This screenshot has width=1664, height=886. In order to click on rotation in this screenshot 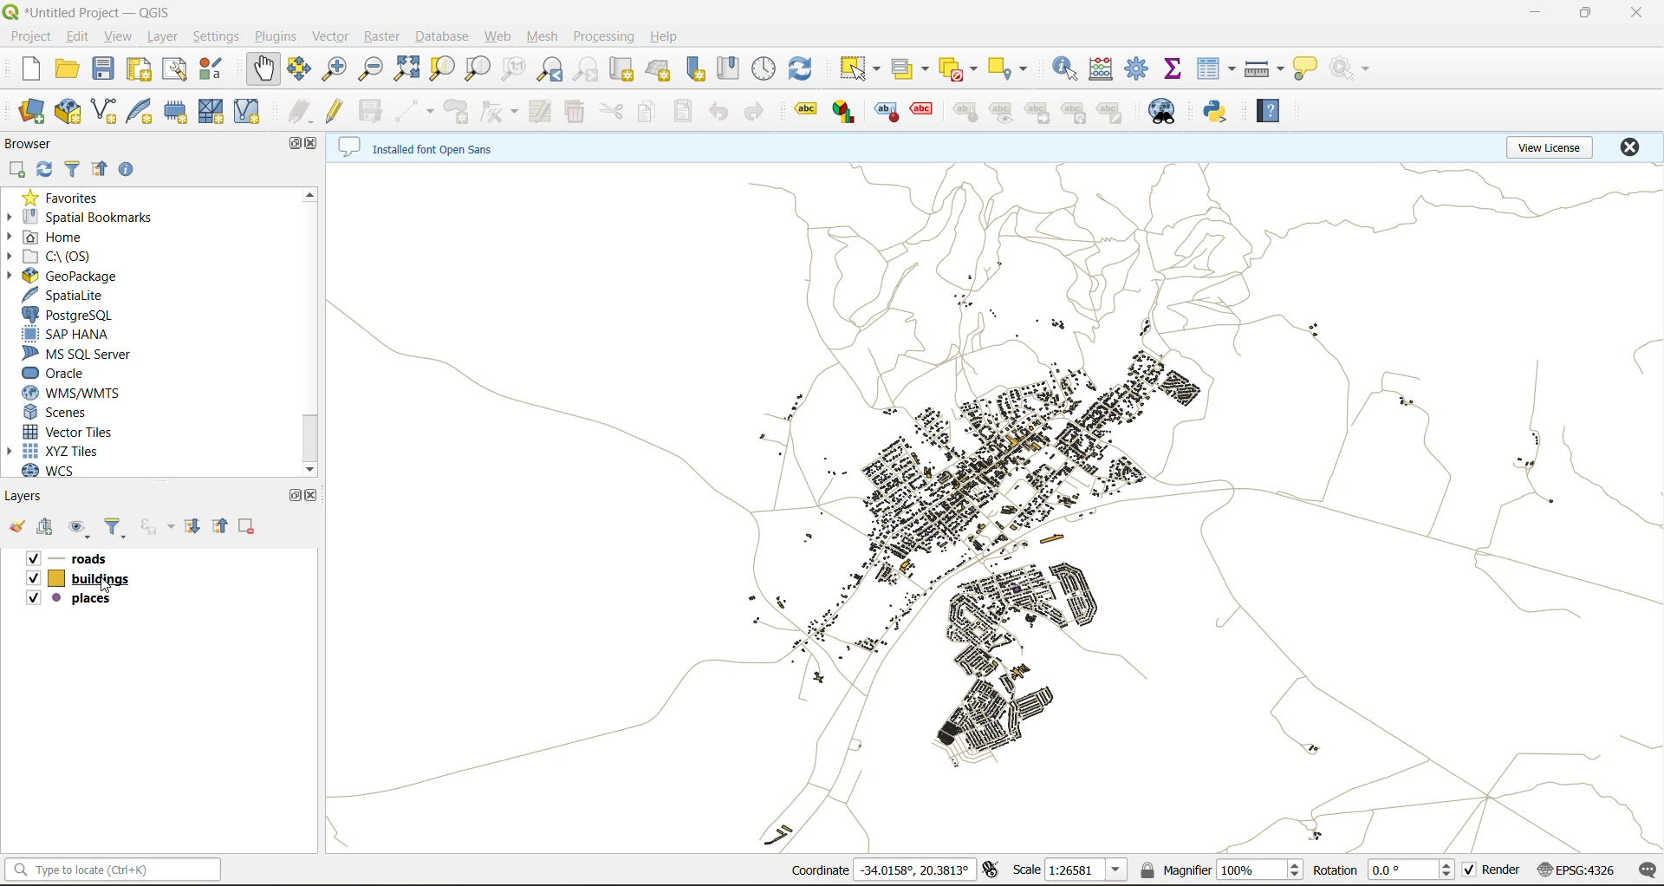, I will do `click(1388, 870)`.